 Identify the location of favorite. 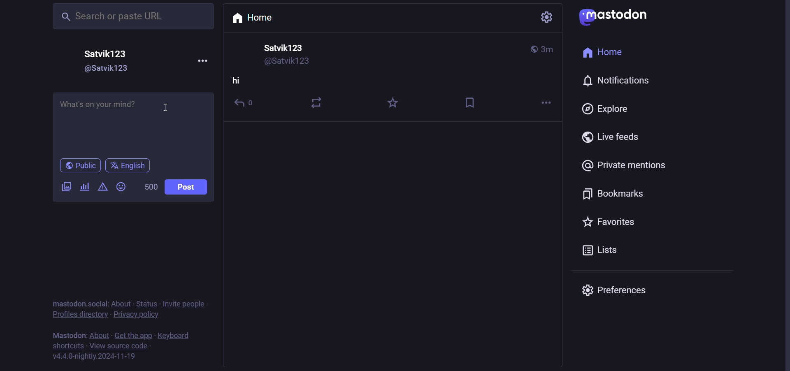
(616, 225).